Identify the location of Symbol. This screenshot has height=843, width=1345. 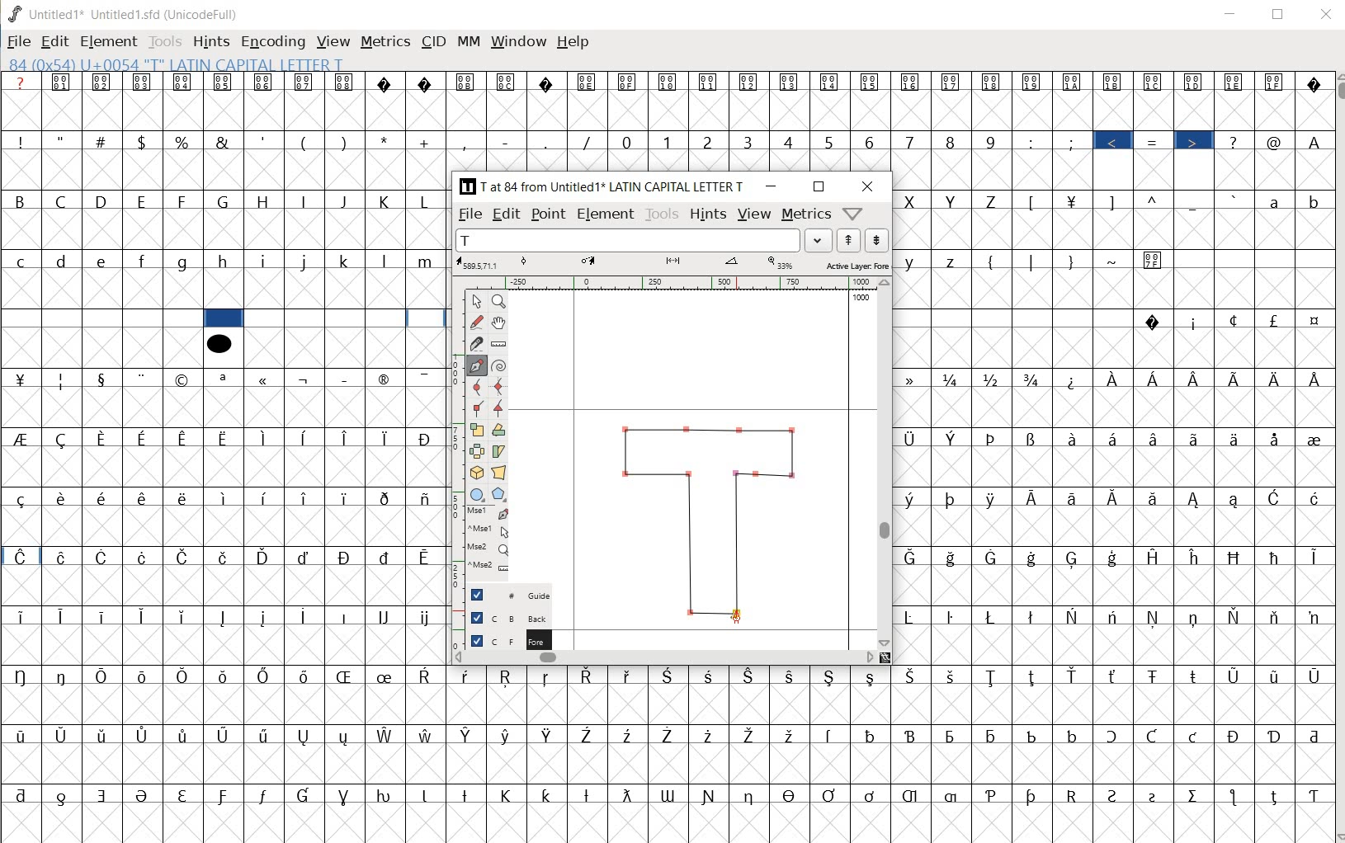
(21, 438).